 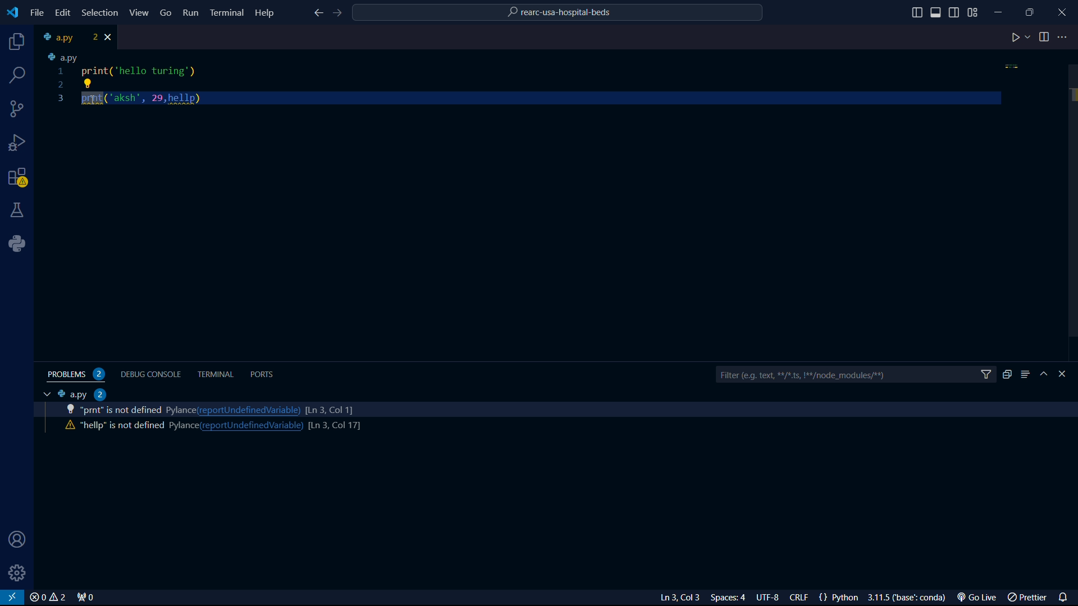 What do you see at coordinates (1029, 598) in the screenshot?
I see `prettier` at bounding box center [1029, 598].